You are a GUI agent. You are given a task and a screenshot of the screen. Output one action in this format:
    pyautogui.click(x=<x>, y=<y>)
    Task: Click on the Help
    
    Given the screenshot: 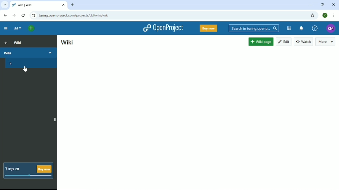 What is the action you would take?
    pyautogui.click(x=314, y=28)
    